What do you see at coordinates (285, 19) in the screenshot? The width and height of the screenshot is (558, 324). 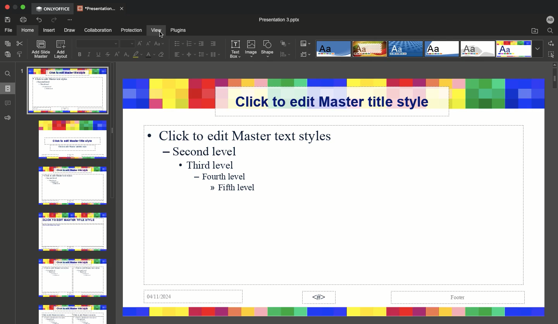 I see `Presentation 3 pptx.` at bounding box center [285, 19].